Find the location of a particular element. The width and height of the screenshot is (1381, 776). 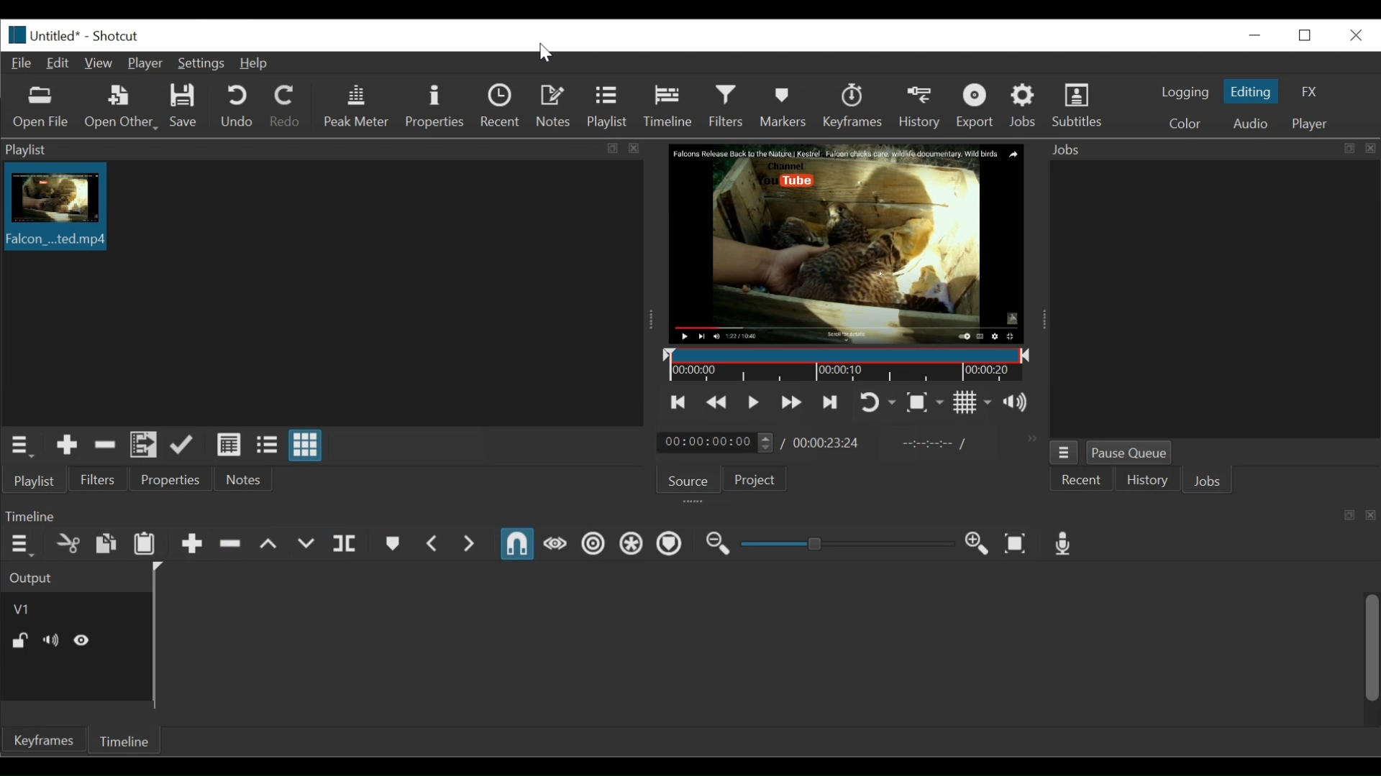

Properties is located at coordinates (174, 481).